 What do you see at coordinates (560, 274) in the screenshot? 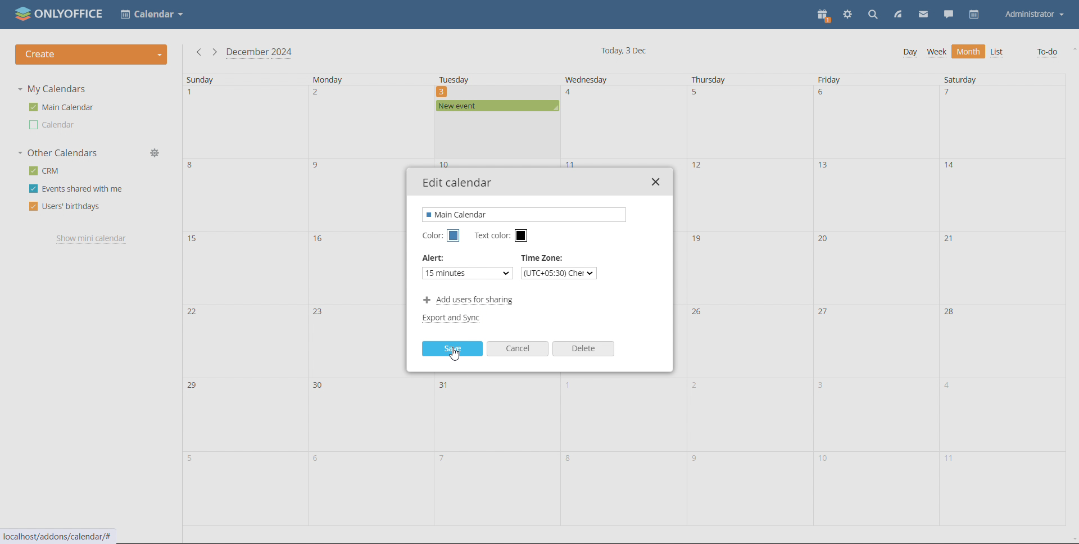
I see `UTC 5:50` at bounding box center [560, 274].